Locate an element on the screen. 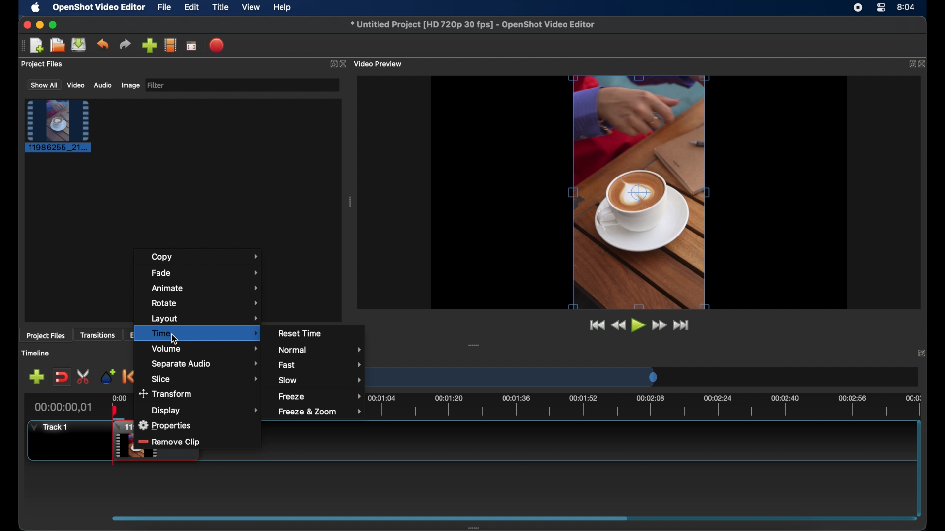  drag handle is located at coordinates (479, 526).